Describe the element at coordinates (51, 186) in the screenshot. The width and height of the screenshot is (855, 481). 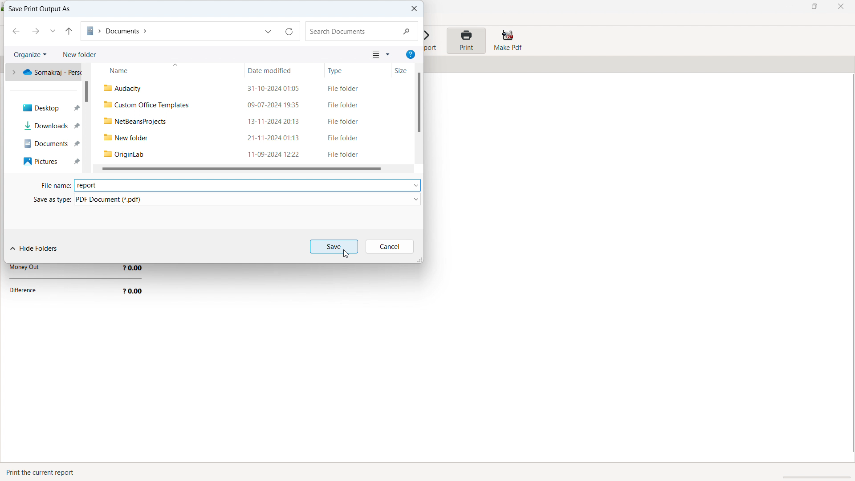
I see `File name` at that location.